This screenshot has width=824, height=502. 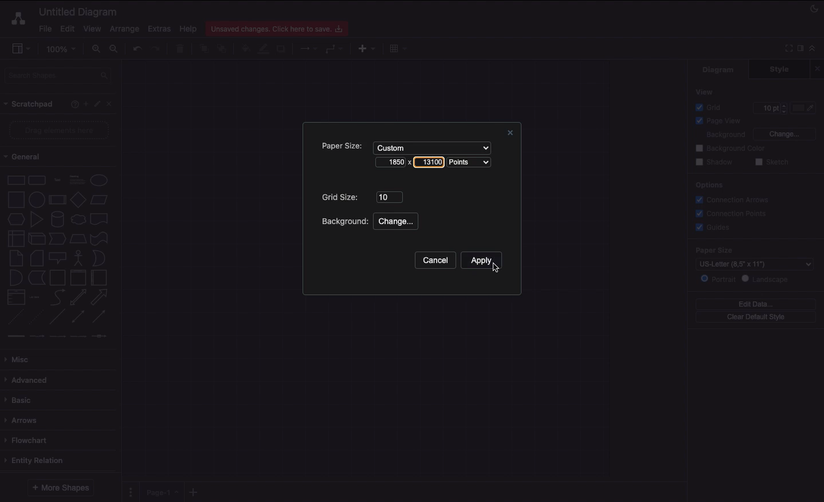 I want to click on Circle, so click(x=37, y=198).